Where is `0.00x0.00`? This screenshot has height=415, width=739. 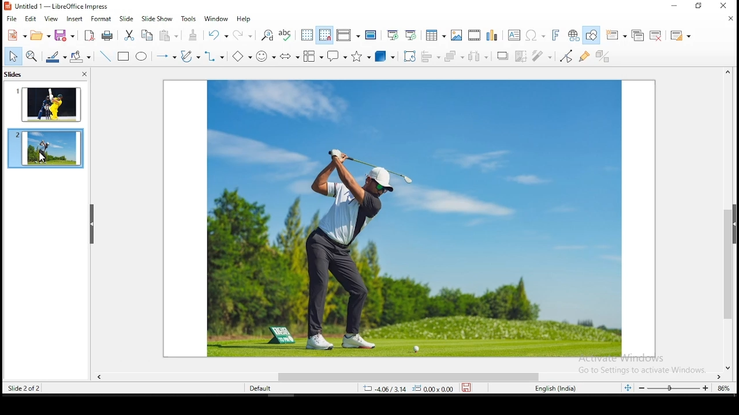 0.00x0.00 is located at coordinates (434, 388).